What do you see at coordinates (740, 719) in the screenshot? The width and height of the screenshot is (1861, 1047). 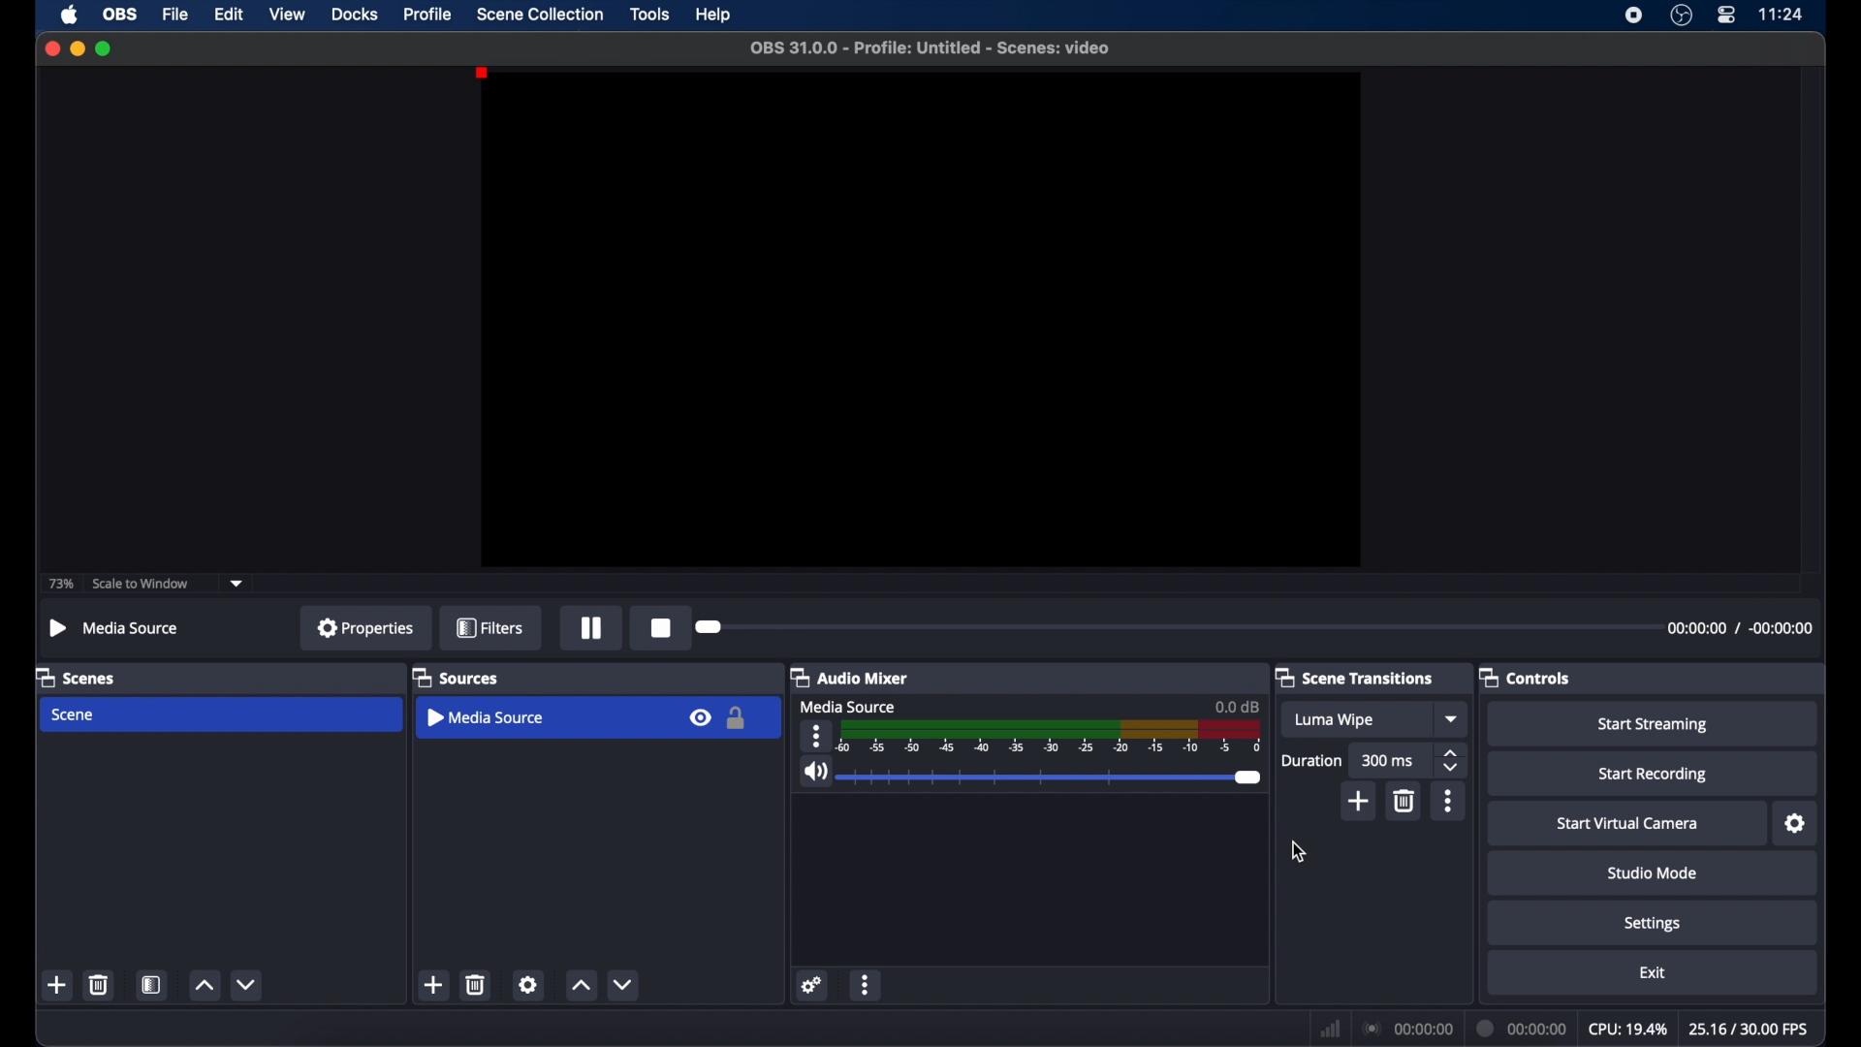 I see `lock ` at bounding box center [740, 719].